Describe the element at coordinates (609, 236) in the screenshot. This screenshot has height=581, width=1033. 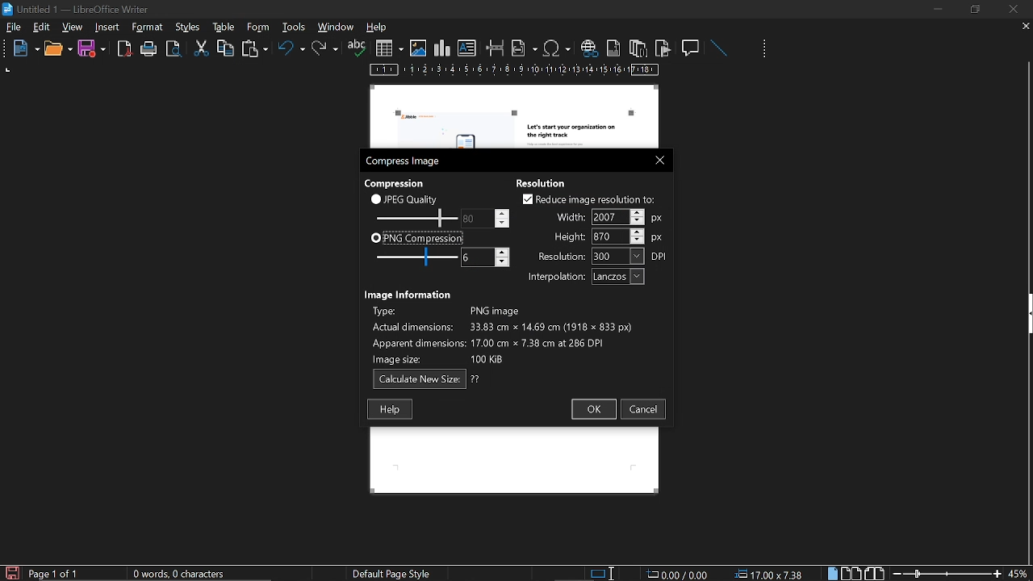
I see `height` at that location.